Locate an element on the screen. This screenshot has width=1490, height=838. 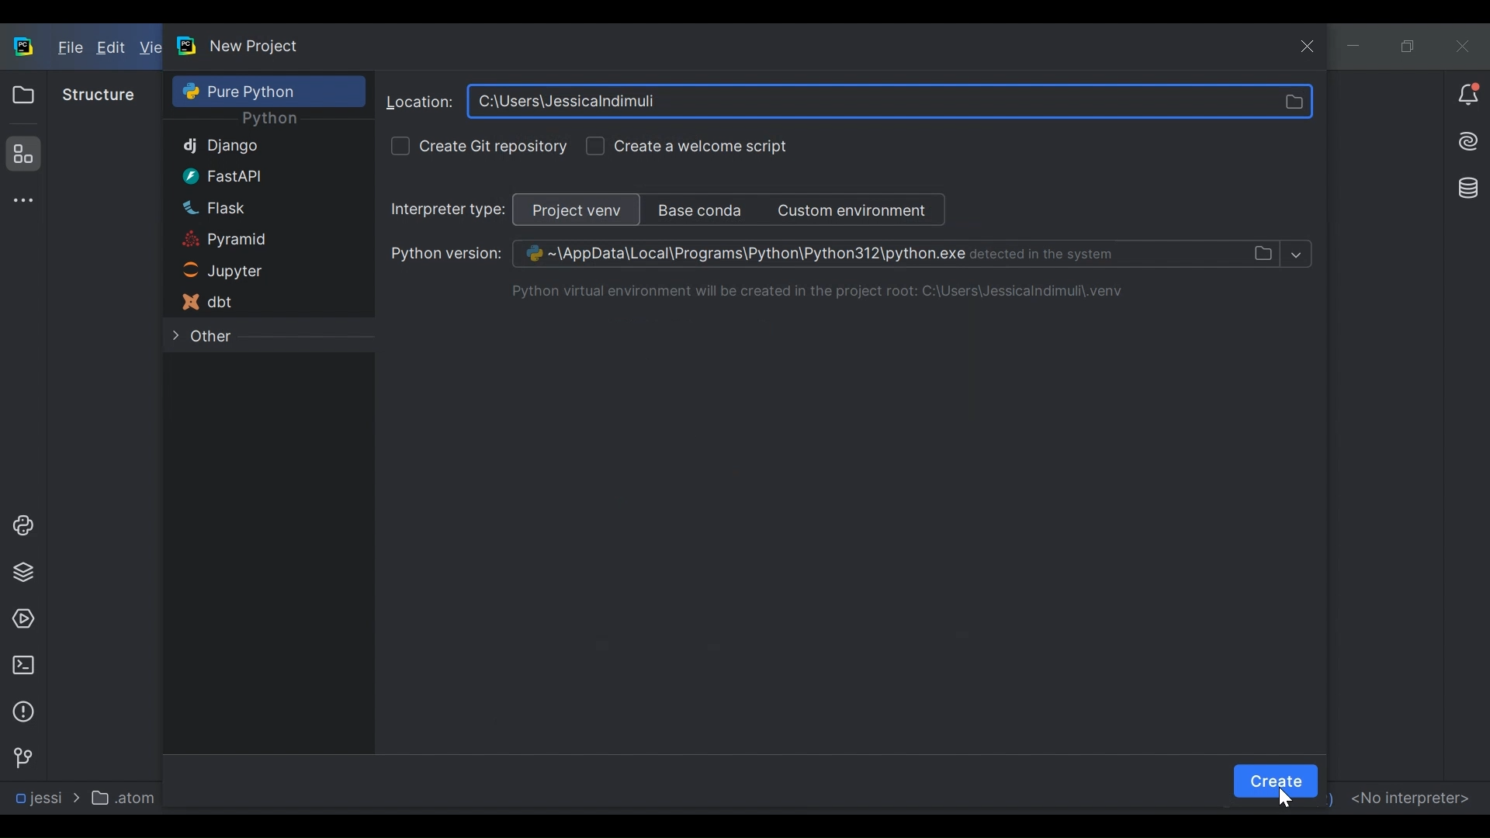
Text is located at coordinates (716, 294).